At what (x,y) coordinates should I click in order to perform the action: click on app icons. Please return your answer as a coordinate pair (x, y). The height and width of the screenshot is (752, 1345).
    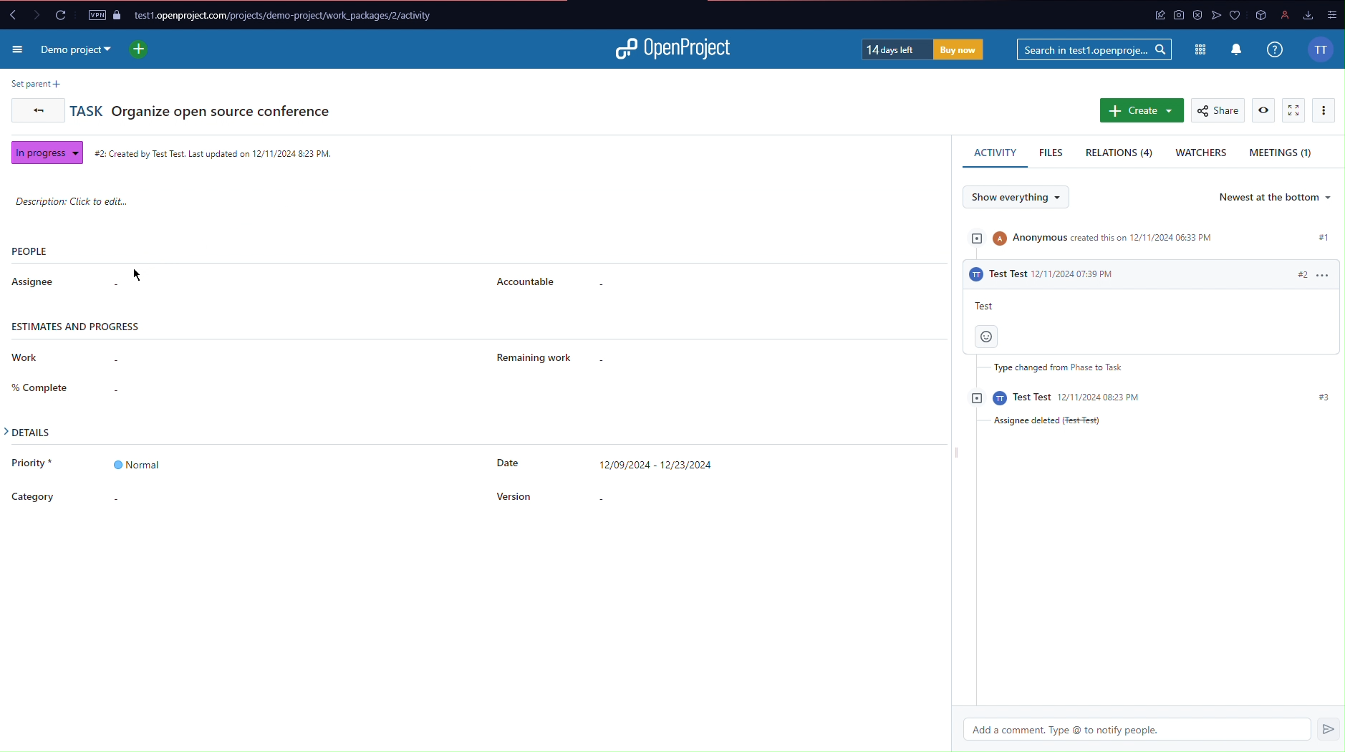
    Looking at the image, I should click on (1235, 14).